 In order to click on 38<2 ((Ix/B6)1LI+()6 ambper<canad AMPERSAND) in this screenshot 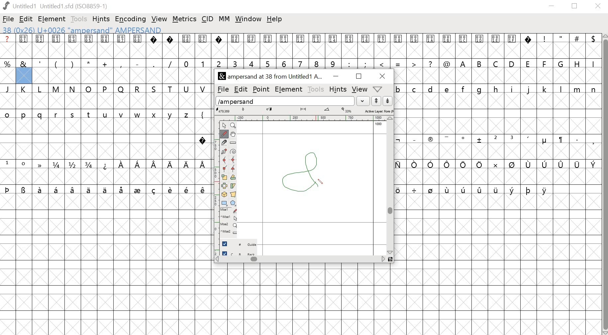, I will do `click(81, 30)`.